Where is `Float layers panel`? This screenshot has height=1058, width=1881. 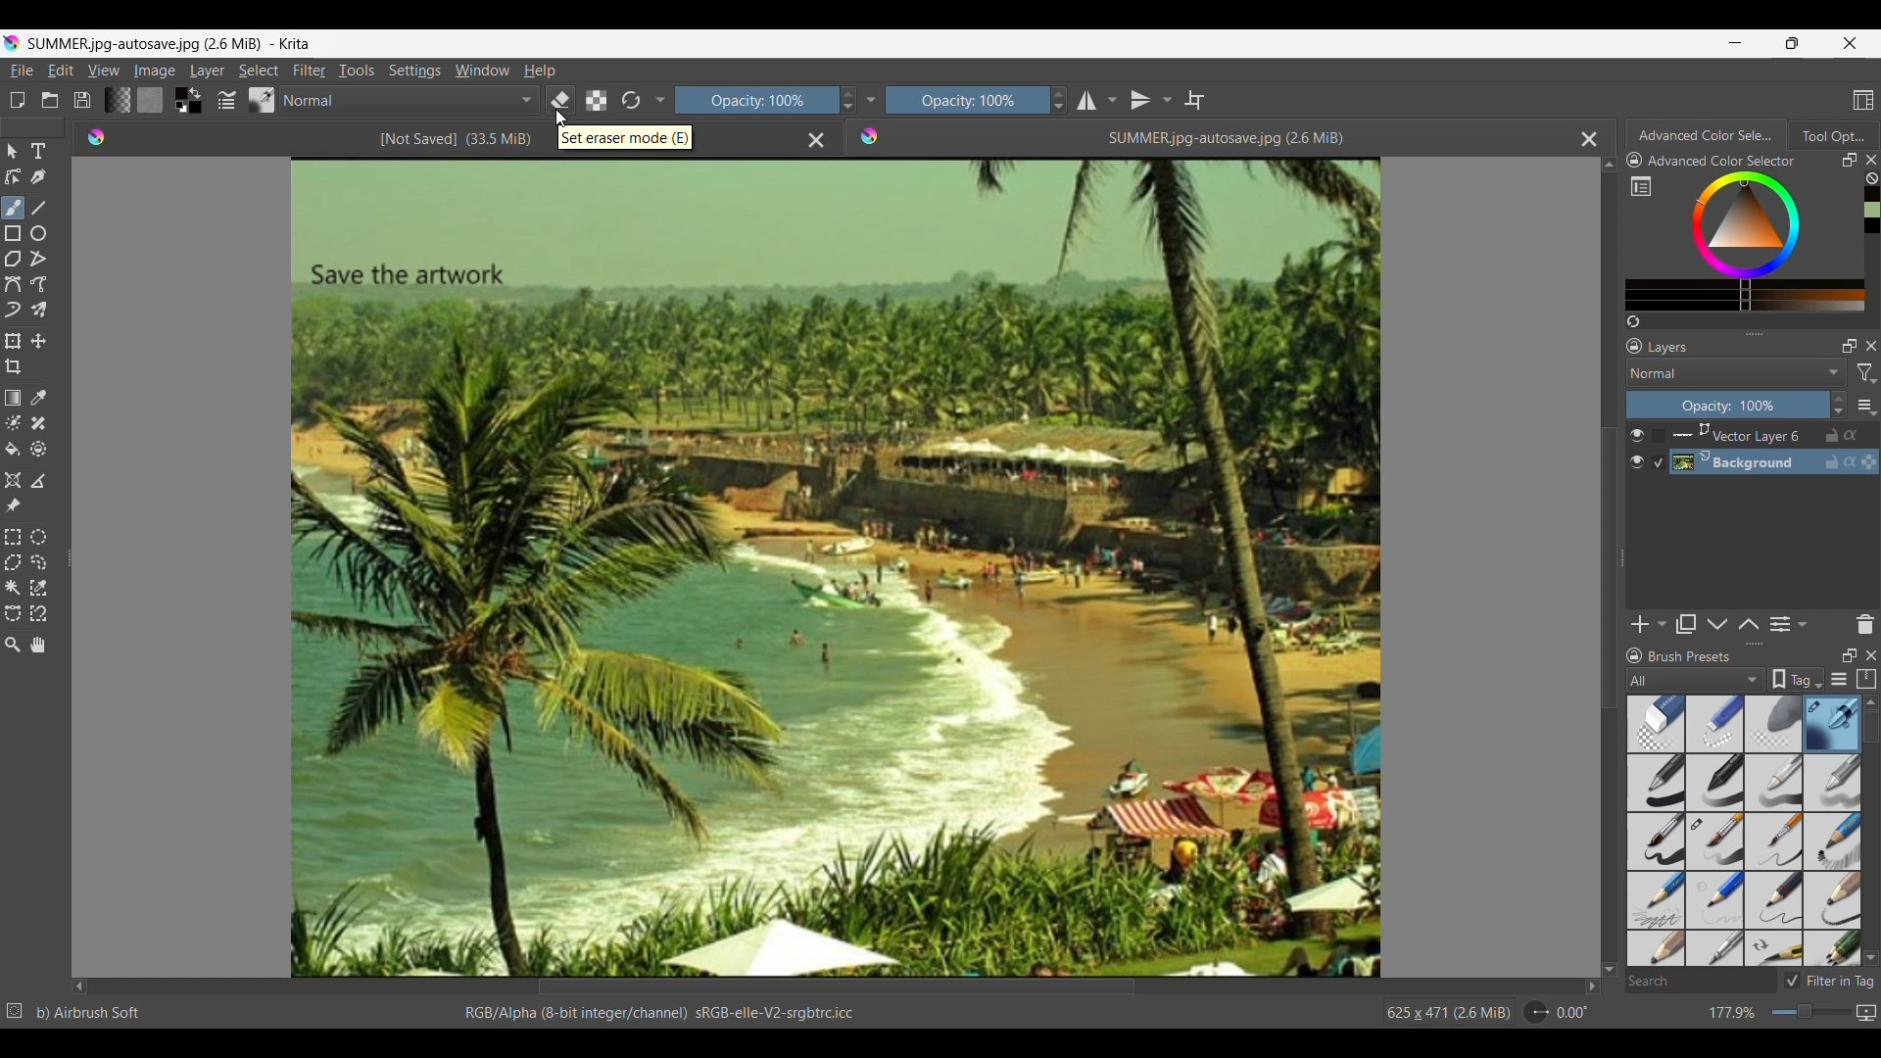
Float layers panel is located at coordinates (1845, 347).